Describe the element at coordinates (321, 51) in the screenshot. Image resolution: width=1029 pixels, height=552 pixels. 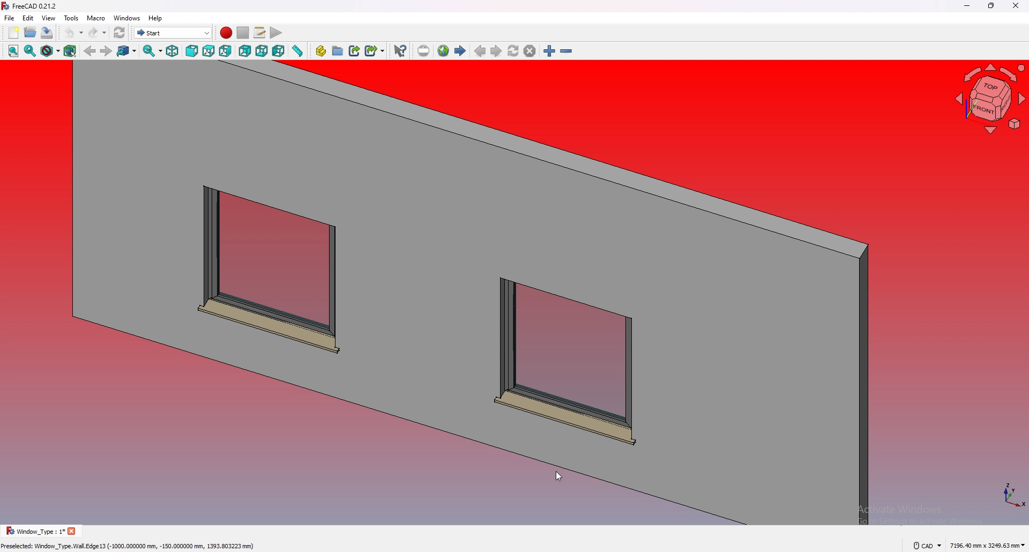
I see `create part` at that location.